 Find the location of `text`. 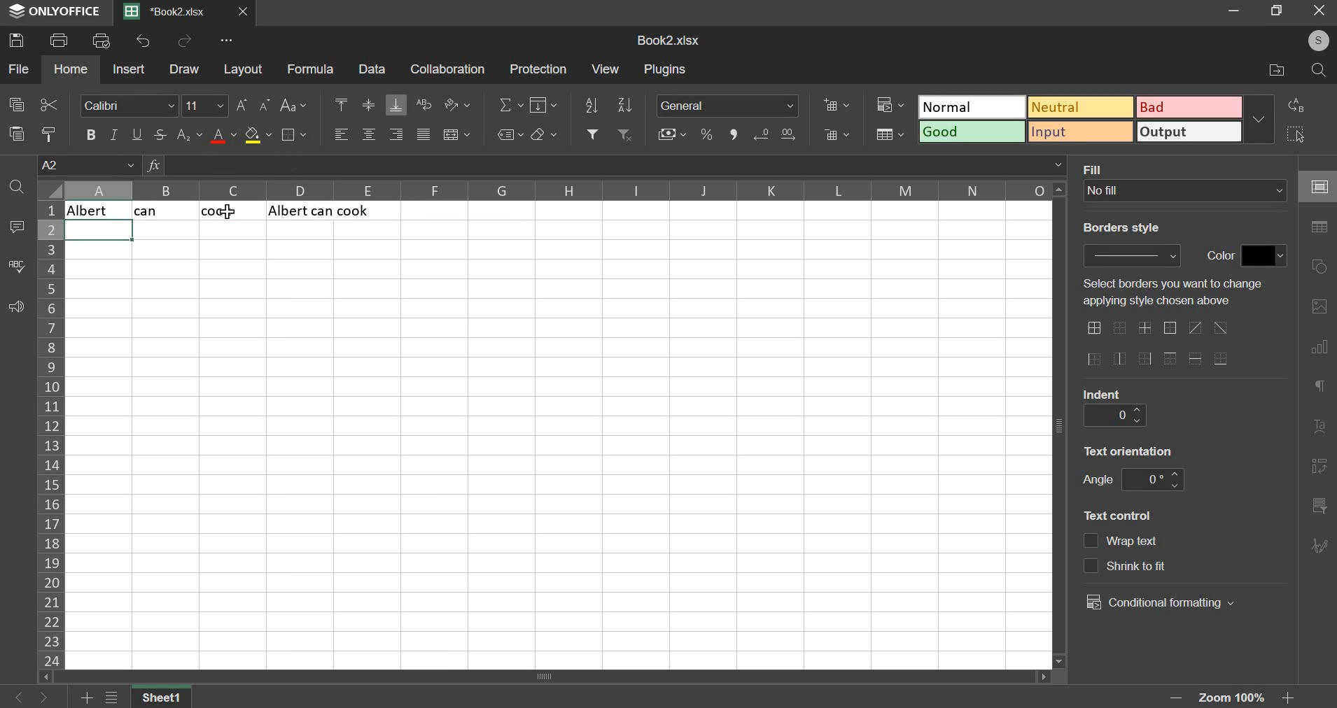

text is located at coordinates (1102, 392).